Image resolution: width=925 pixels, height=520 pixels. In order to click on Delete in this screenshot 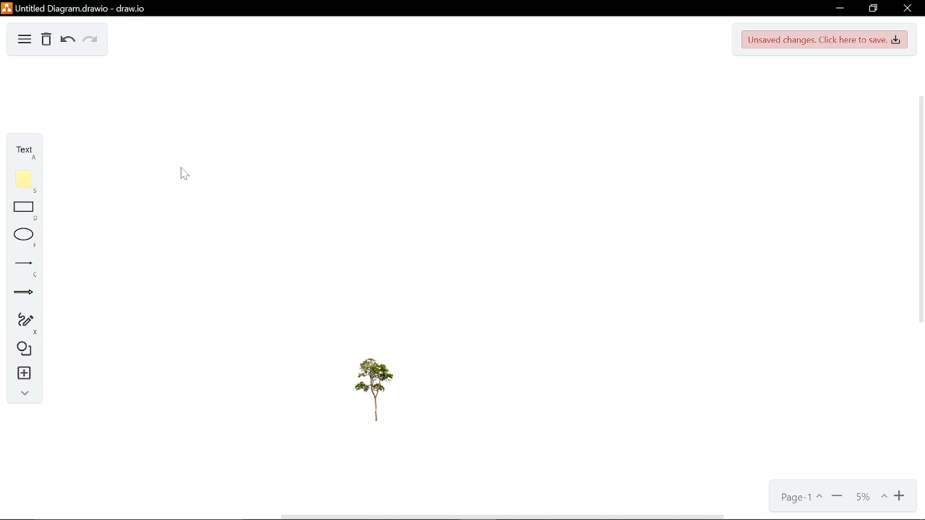, I will do `click(45, 42)`.